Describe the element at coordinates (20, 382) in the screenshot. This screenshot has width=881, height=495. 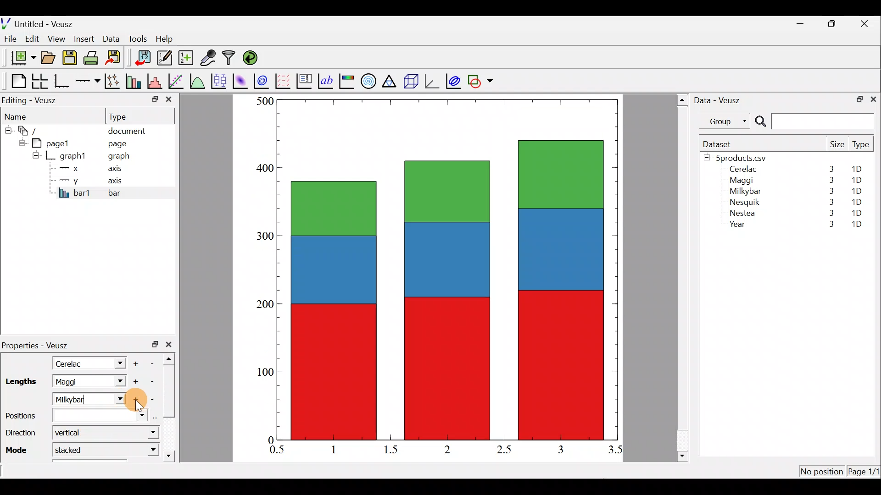
I see `Lengths` at that location.